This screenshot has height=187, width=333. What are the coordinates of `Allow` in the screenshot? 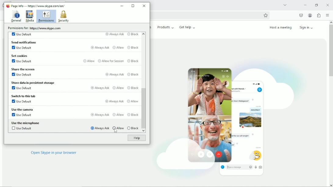 It's located at (89, 61).